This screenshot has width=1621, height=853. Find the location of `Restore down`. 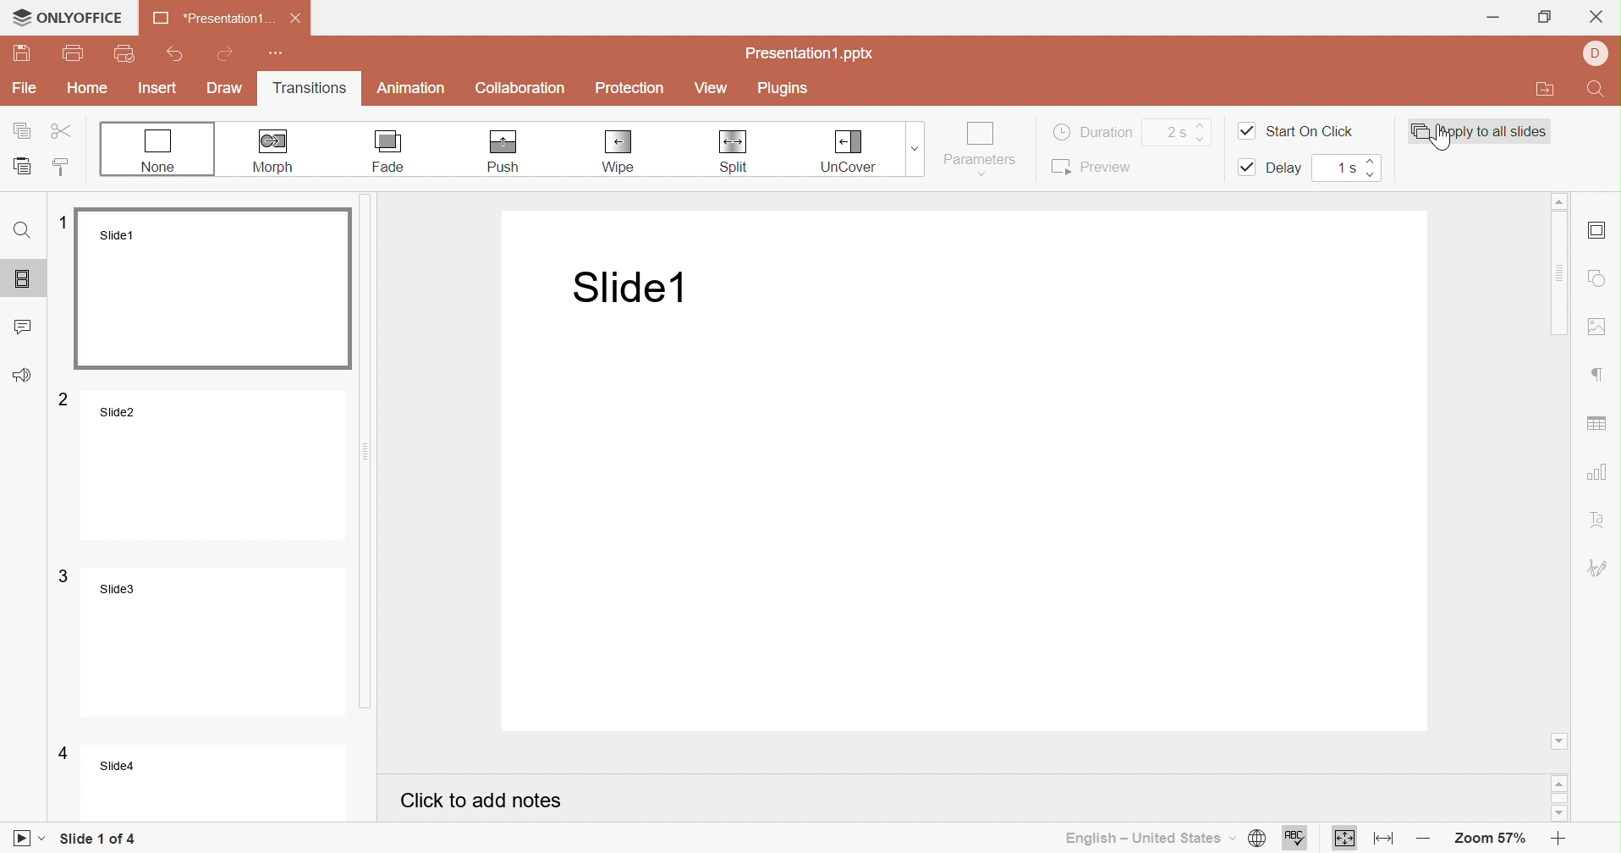

Restore down is located at coordinates (1545, 19).